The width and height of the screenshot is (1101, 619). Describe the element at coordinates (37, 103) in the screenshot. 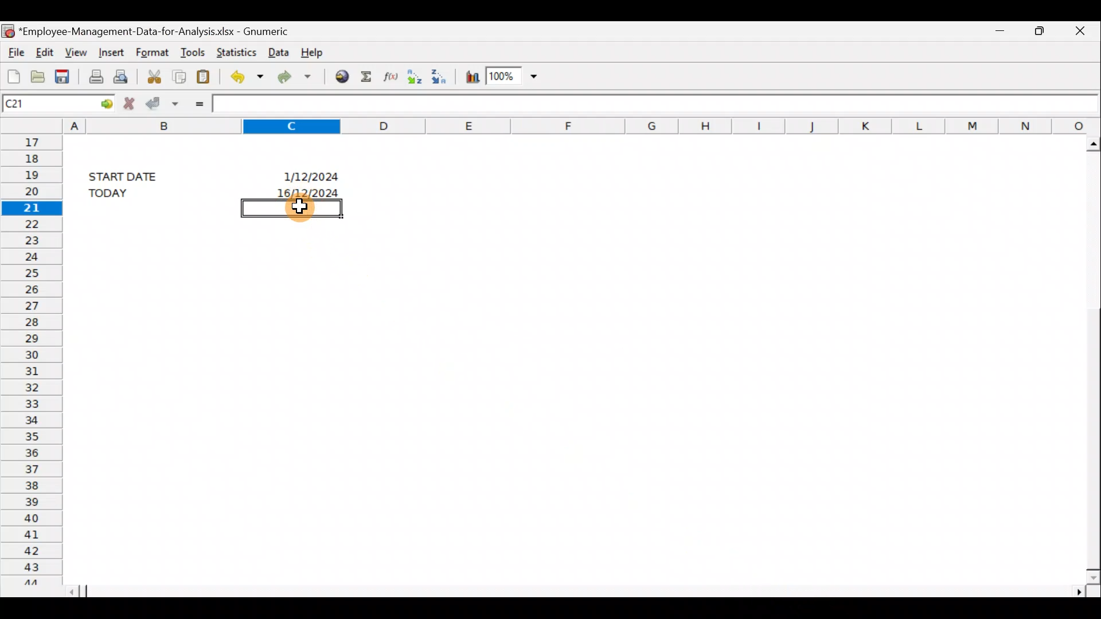

I see `Cell name C21` at that location.